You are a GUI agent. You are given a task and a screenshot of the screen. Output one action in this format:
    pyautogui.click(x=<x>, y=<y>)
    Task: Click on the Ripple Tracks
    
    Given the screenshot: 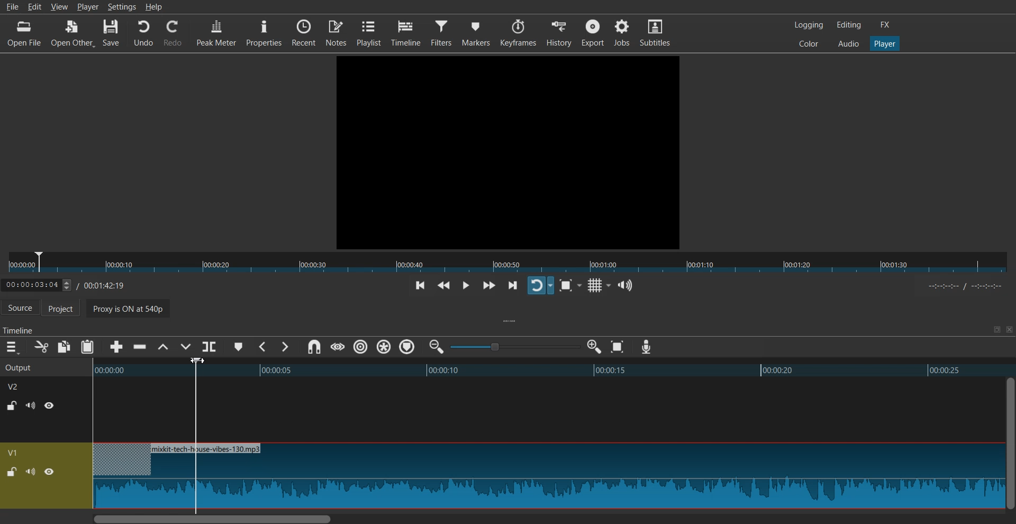 What is the action you would take?
    pyautogui.click(x=408, y=347)
    